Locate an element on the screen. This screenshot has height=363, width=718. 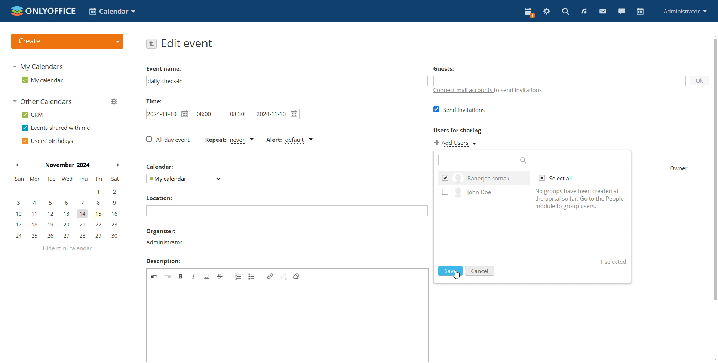
go back is located at coordinates (151, 43).